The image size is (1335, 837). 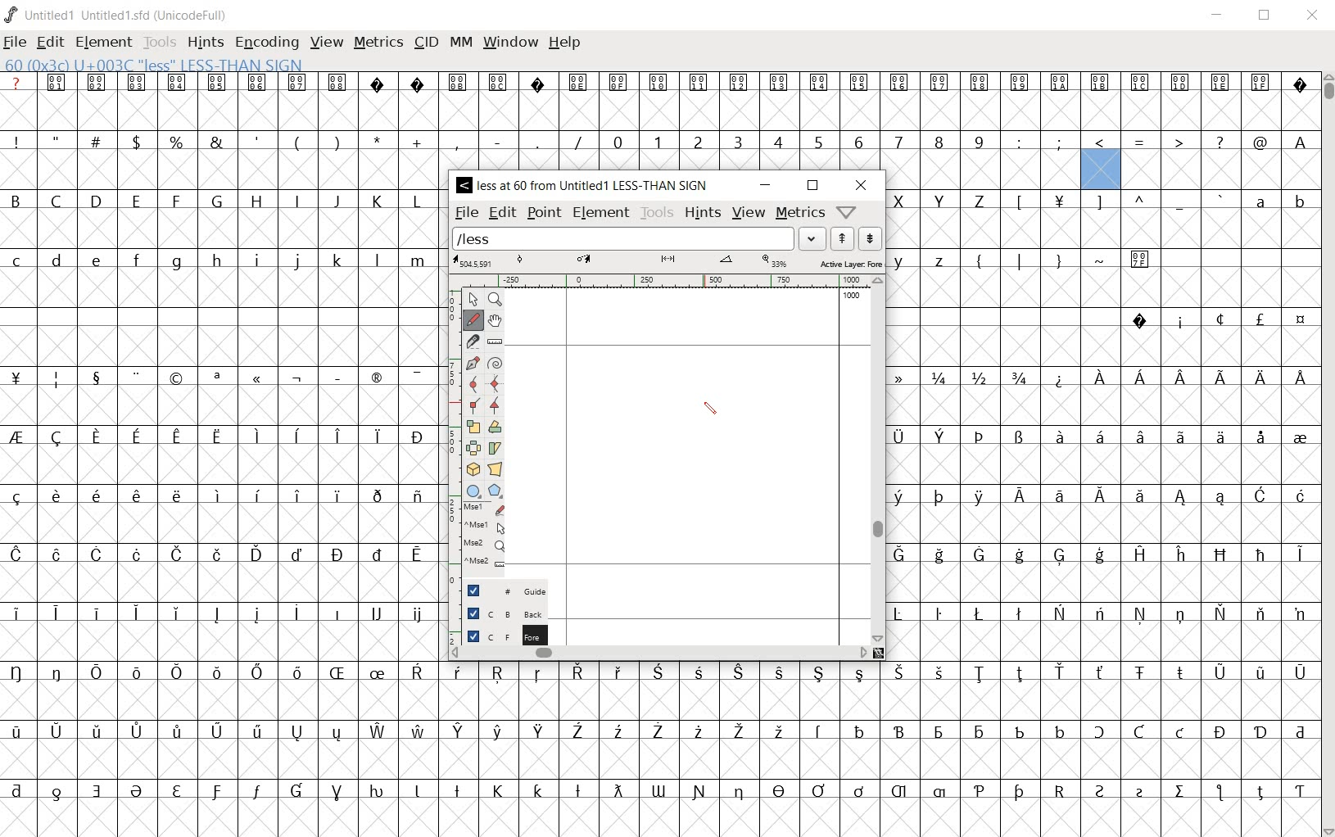 What do you see at coordinates (496, 405) in the screenshot?
I see `Add a corner point` at bounding box center [496, 405].